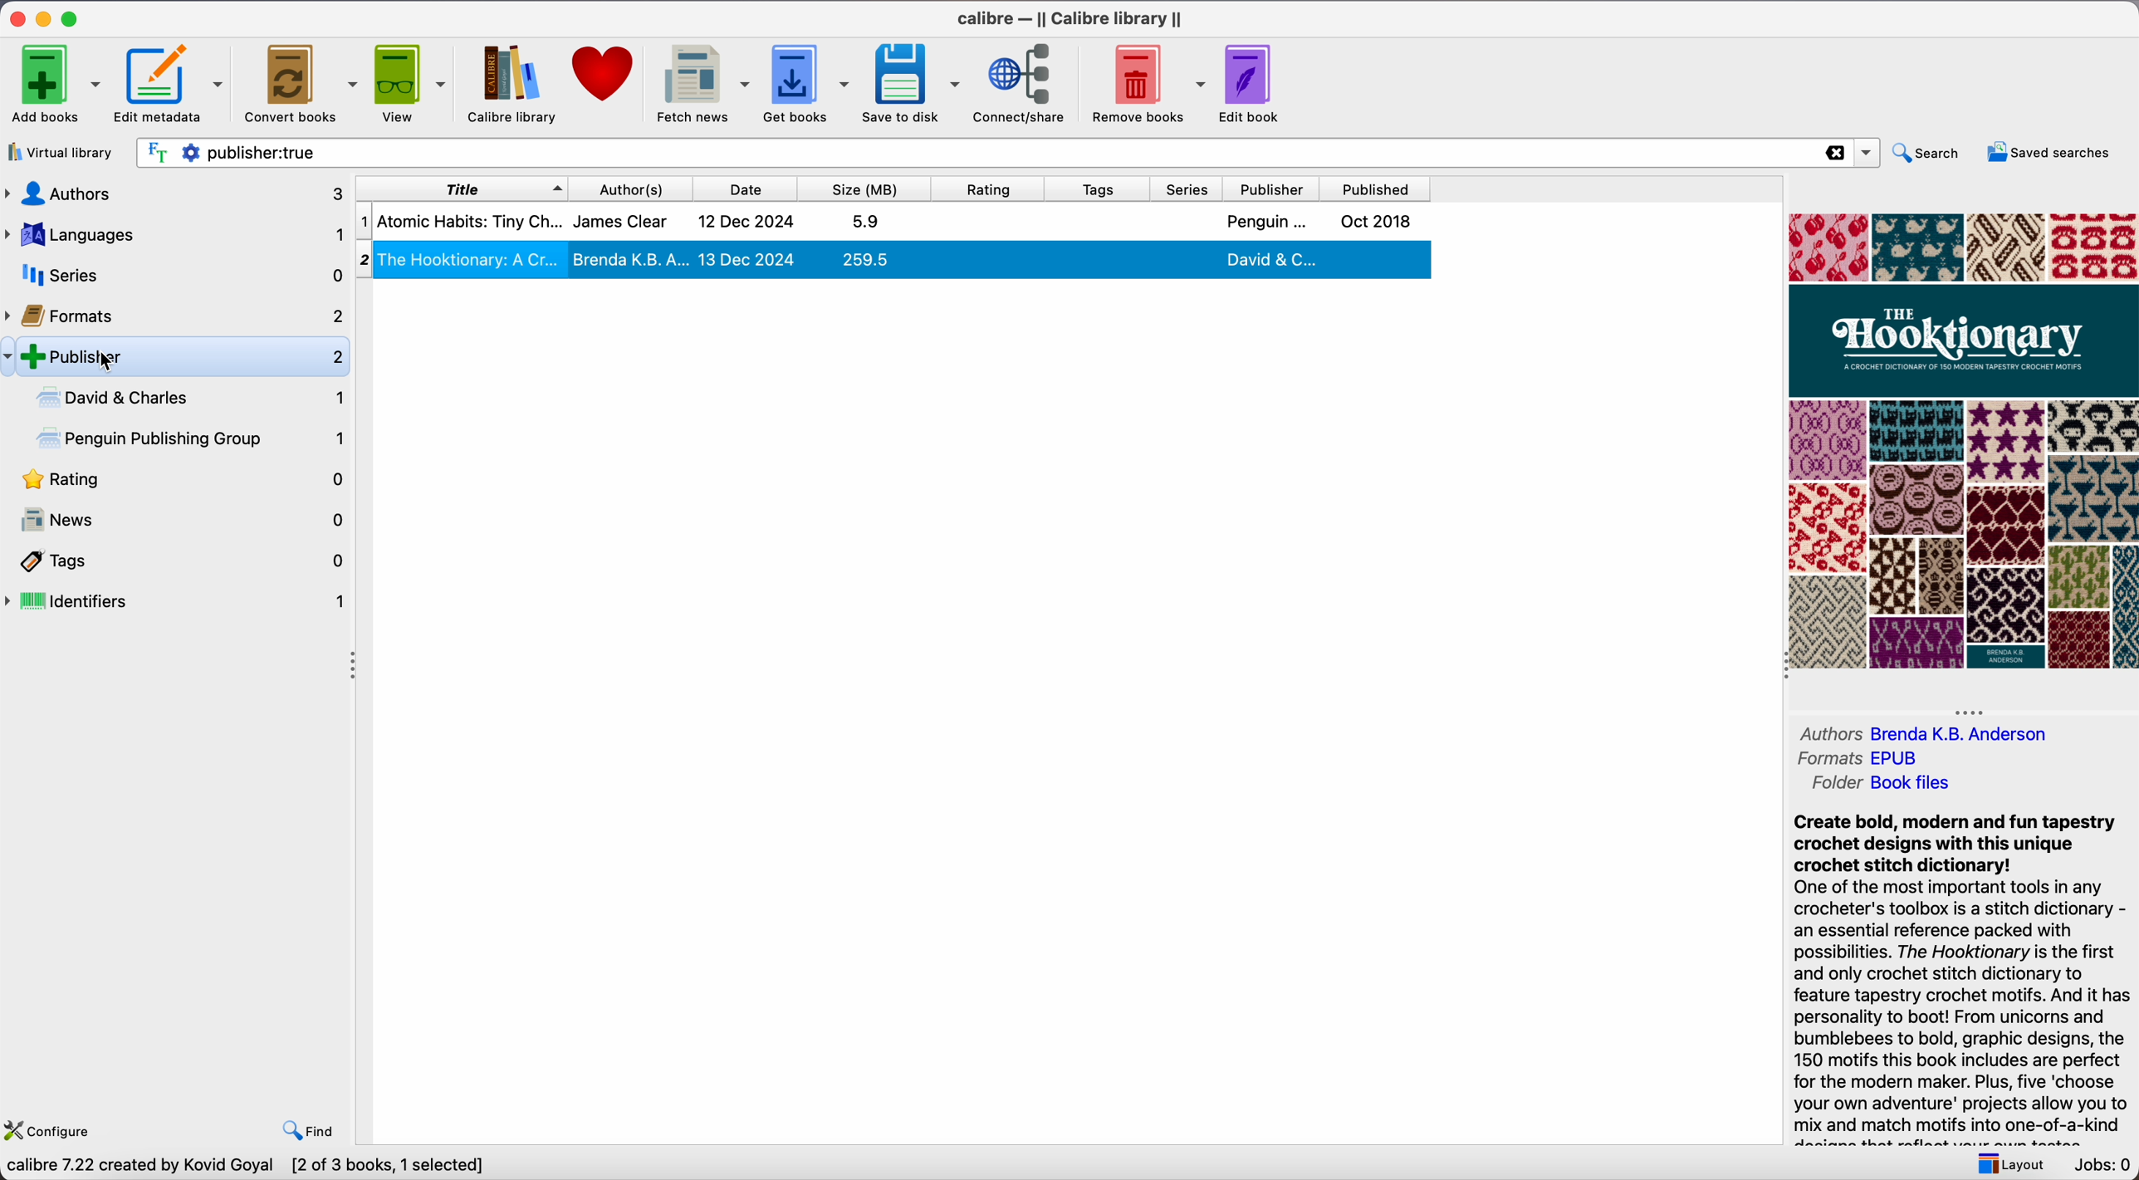  Describe the element at coordinates (188, 398) in the screenshot. I see `David & Charles` at that location.